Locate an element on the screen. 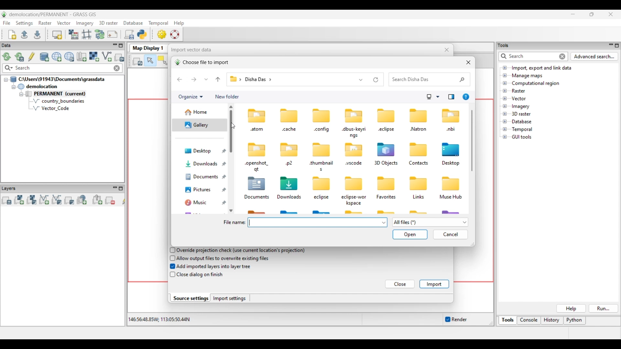 The width and height of the screenshot is (621, 349). Settings menu is located at coordinates (24, 23).